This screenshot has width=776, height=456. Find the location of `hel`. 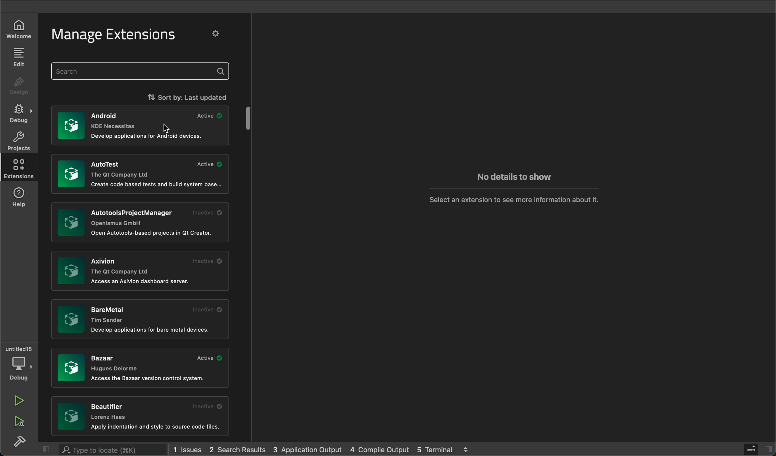

hel is located at coordinates (22, 197).